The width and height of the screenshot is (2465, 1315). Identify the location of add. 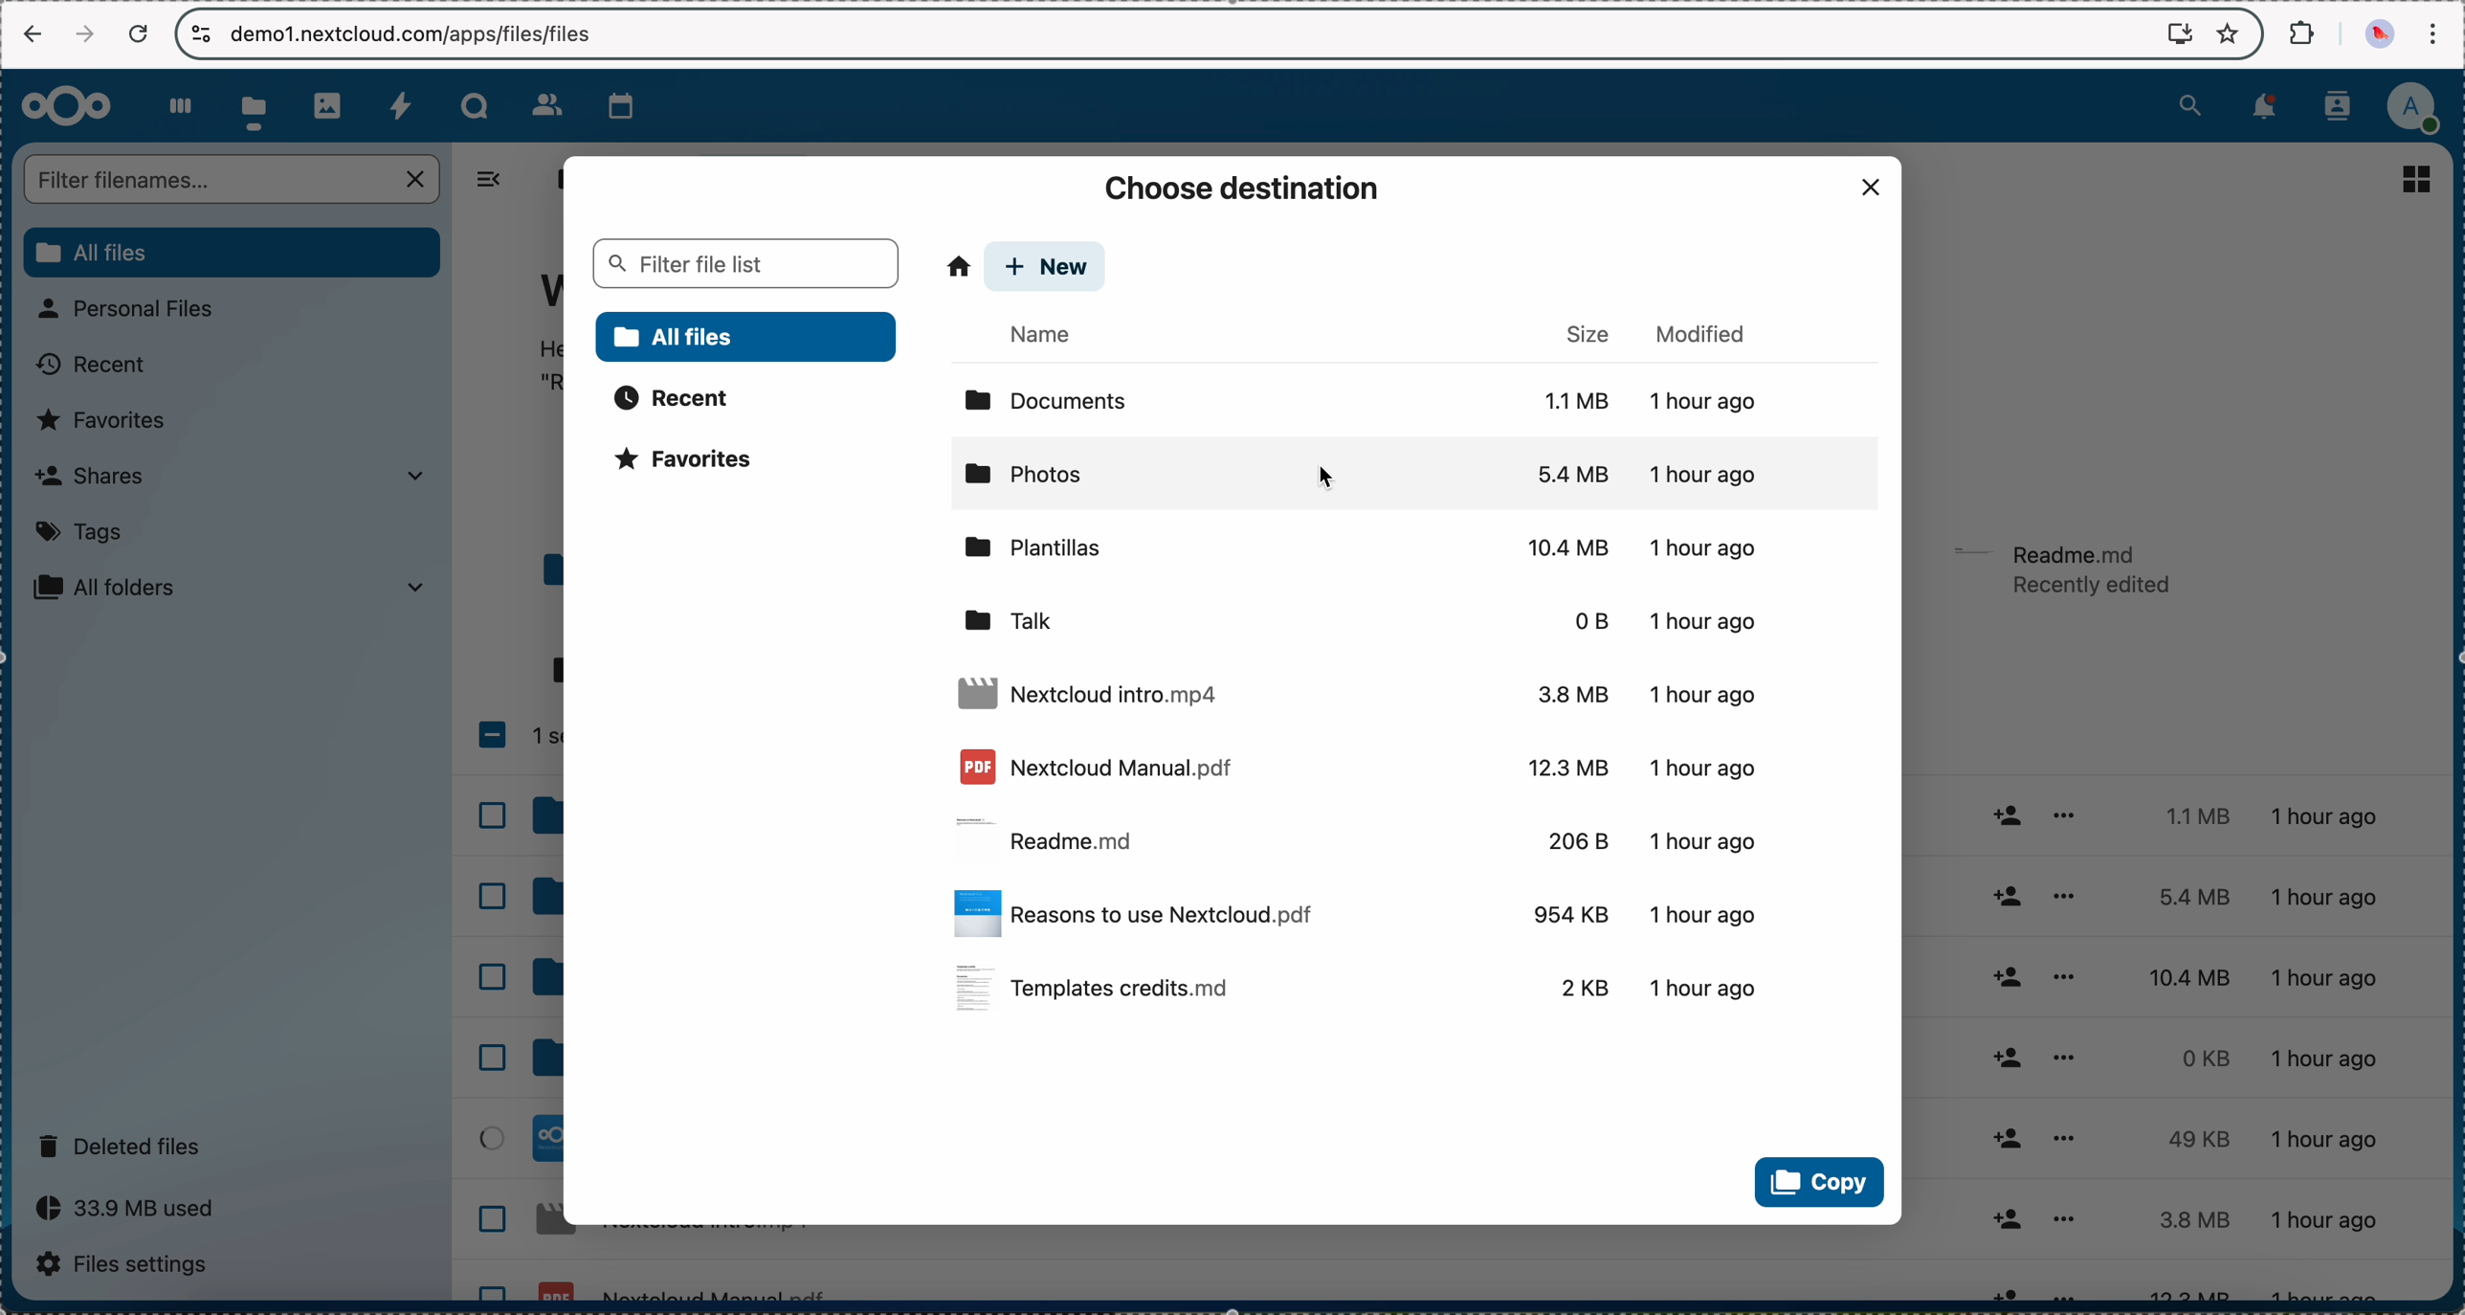
(2009, 1045).